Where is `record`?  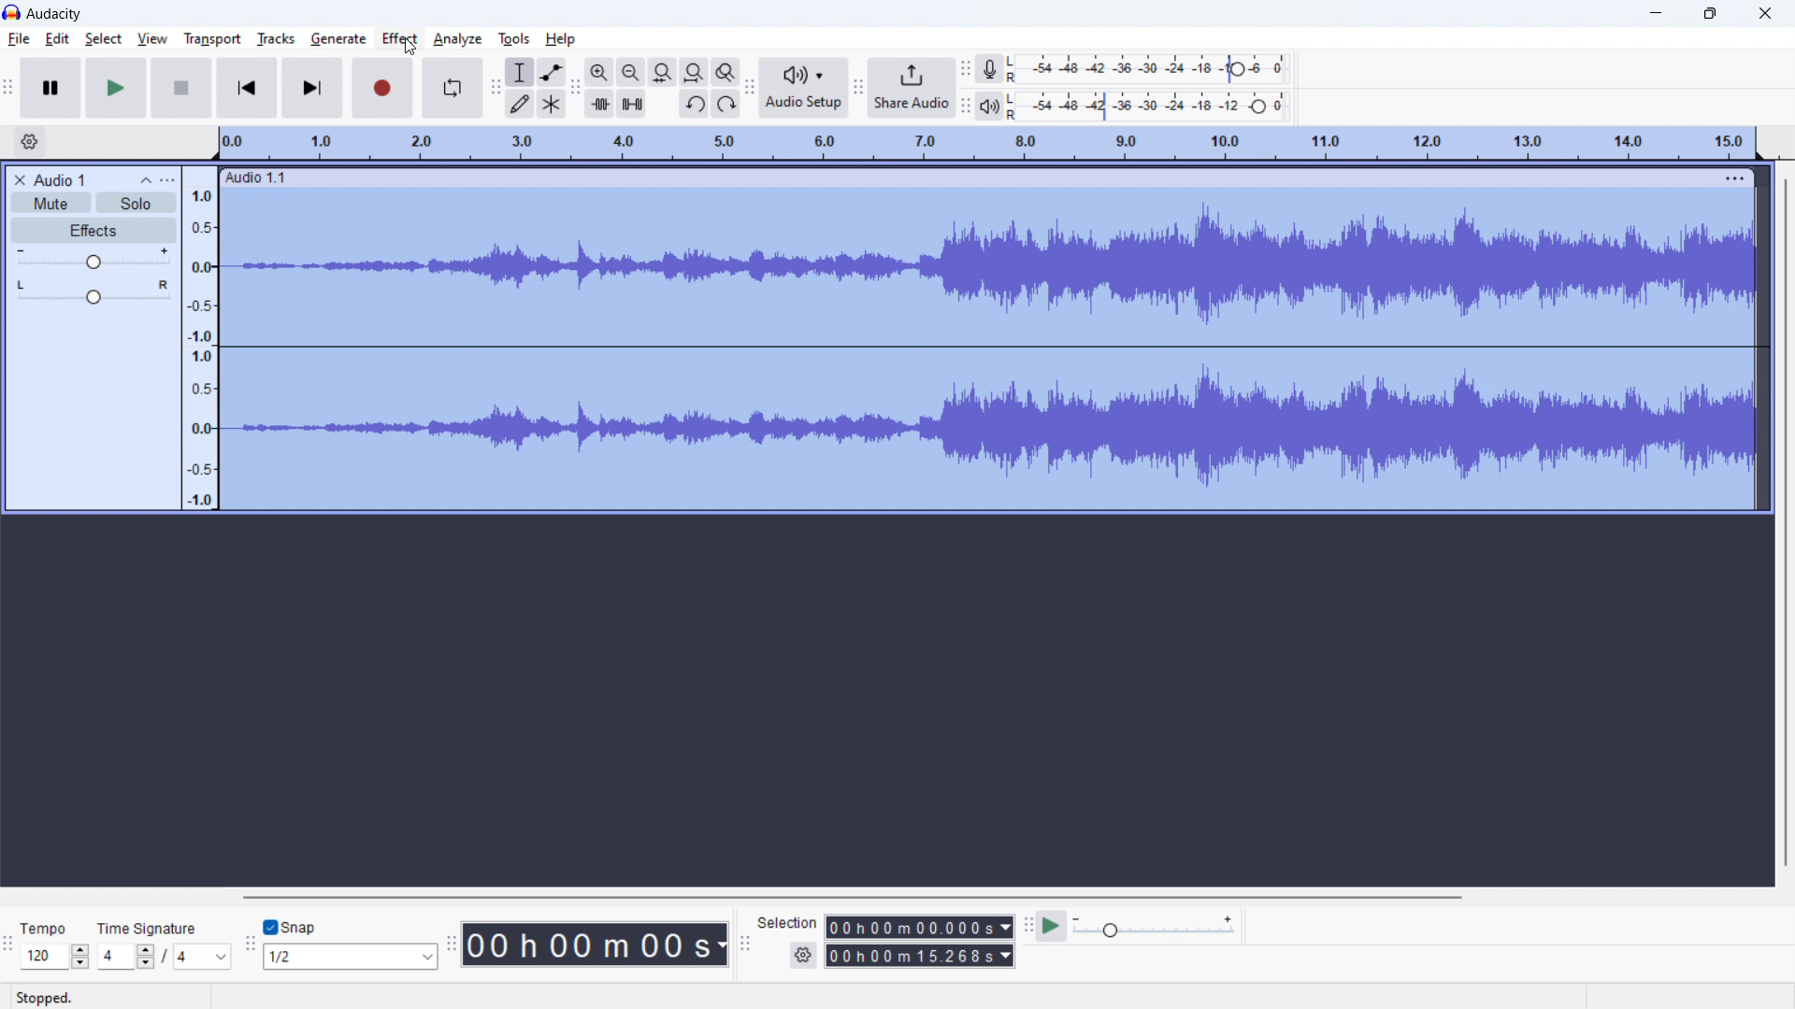
record is located at coordinates (383, 88).